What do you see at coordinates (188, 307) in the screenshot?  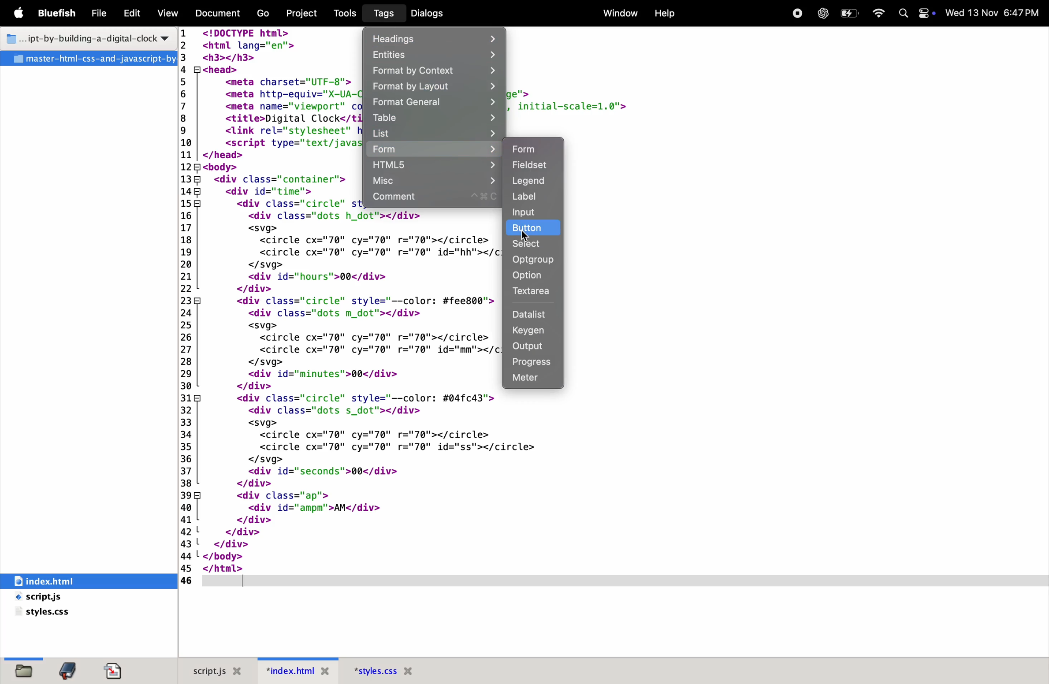 I see `Line numbers` at bounding box center [188, 307].